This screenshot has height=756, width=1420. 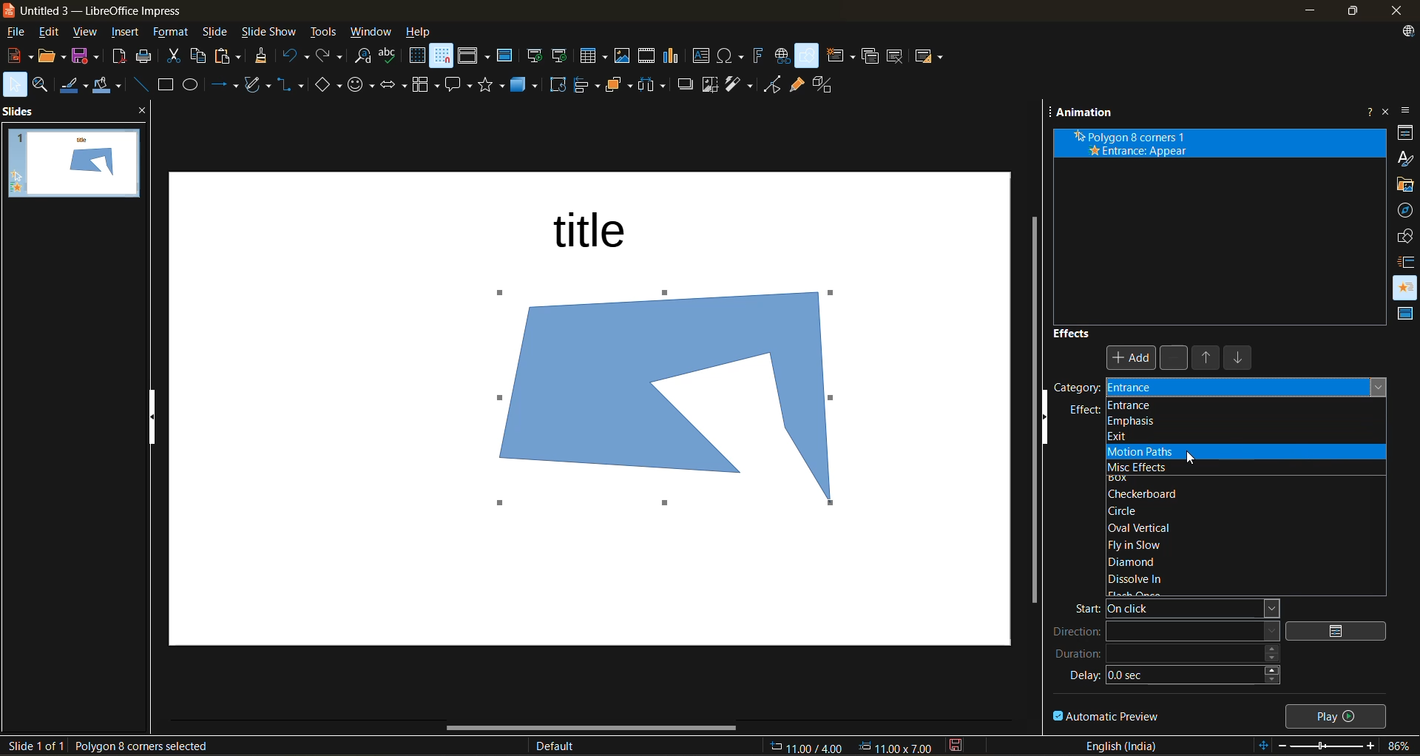 I want to click on text language, so click(x=1129, y=745).